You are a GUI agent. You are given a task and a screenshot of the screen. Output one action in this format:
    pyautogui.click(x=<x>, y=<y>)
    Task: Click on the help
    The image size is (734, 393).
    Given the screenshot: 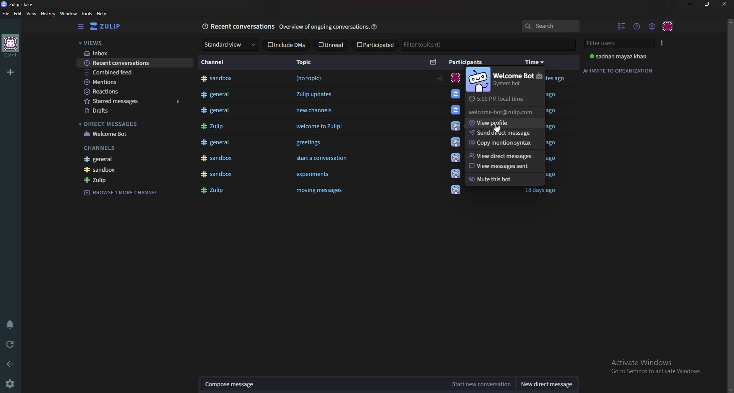 What is the action you would take?
    pyautogui.click(x=103, y=14)
    